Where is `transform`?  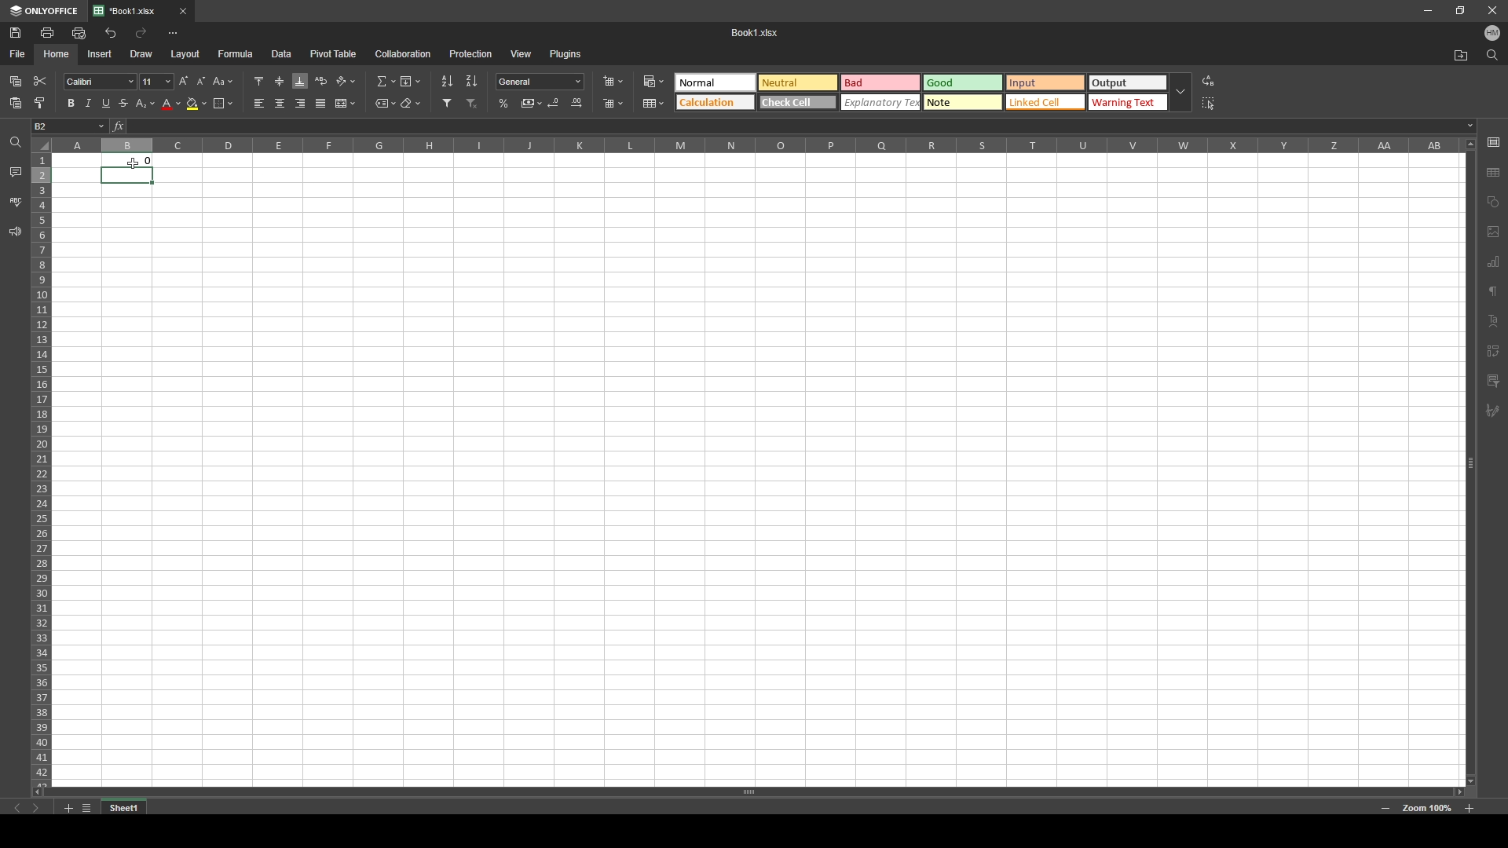
transform is located at coordinates (1493, 351).